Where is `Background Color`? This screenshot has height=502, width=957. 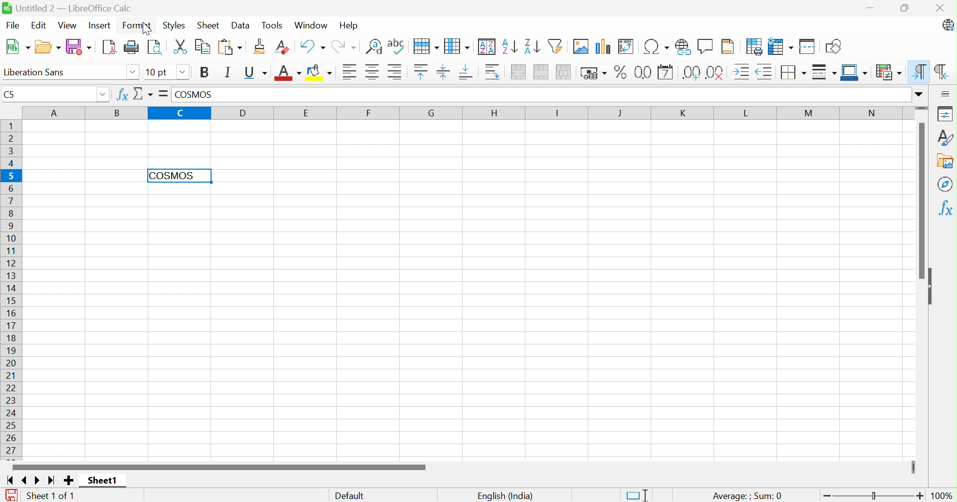 Background Color is located at coordinates (320, 73).